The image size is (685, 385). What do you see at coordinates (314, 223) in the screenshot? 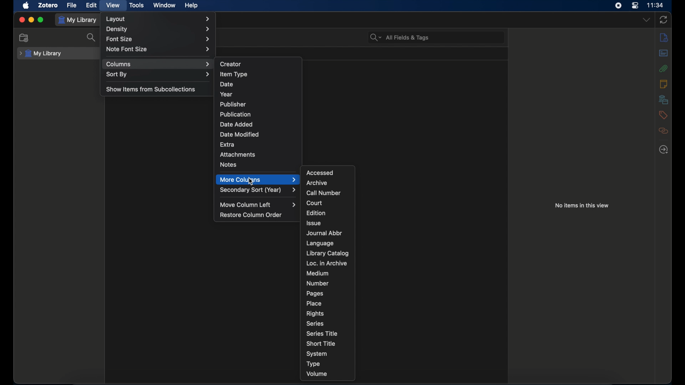
I see `issue` at bounding box center [314, 223].